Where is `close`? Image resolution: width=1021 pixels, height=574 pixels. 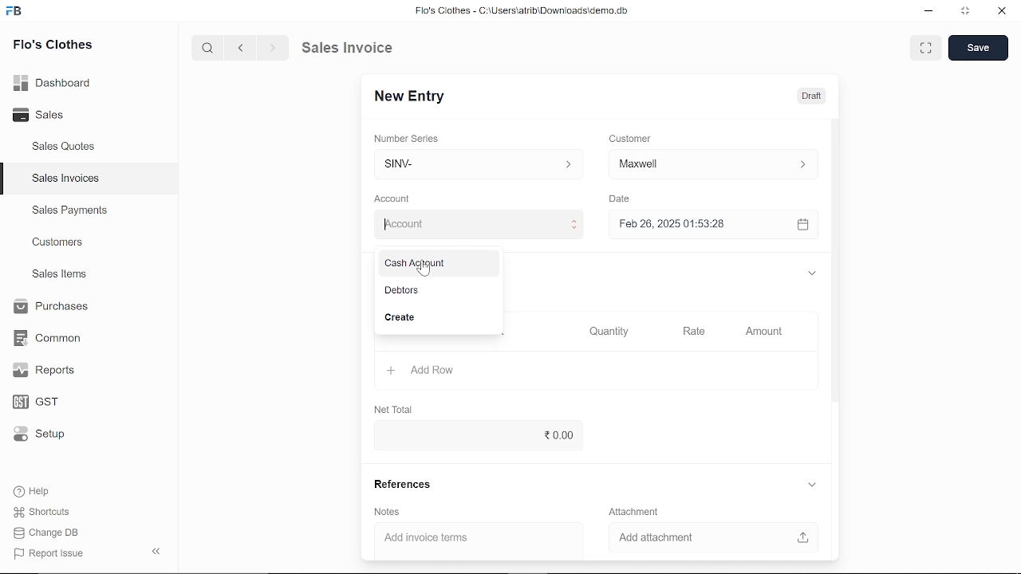 close is located at coordinates (1000, 12).